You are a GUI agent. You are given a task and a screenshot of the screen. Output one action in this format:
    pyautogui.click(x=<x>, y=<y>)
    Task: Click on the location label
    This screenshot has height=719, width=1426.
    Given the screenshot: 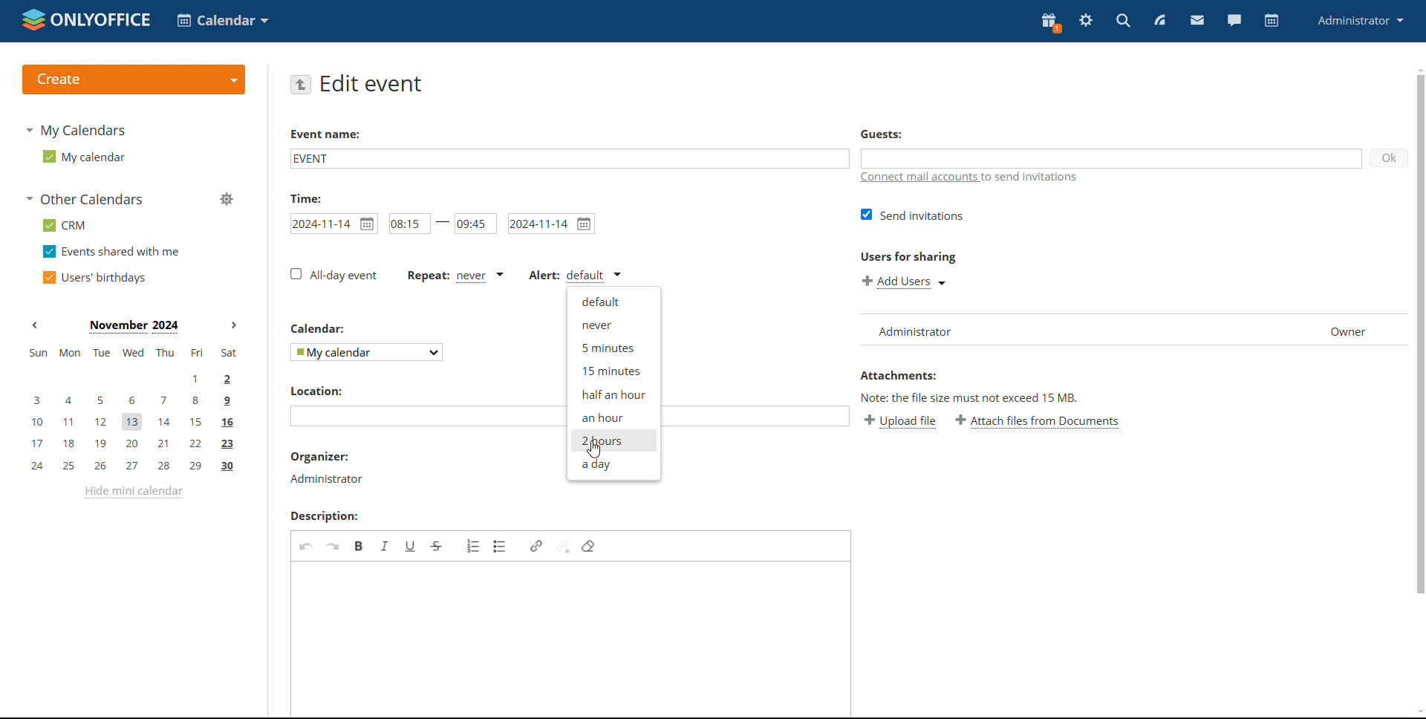 What is the action you would take?
    pyautogui.click(x=319, y=392)
    